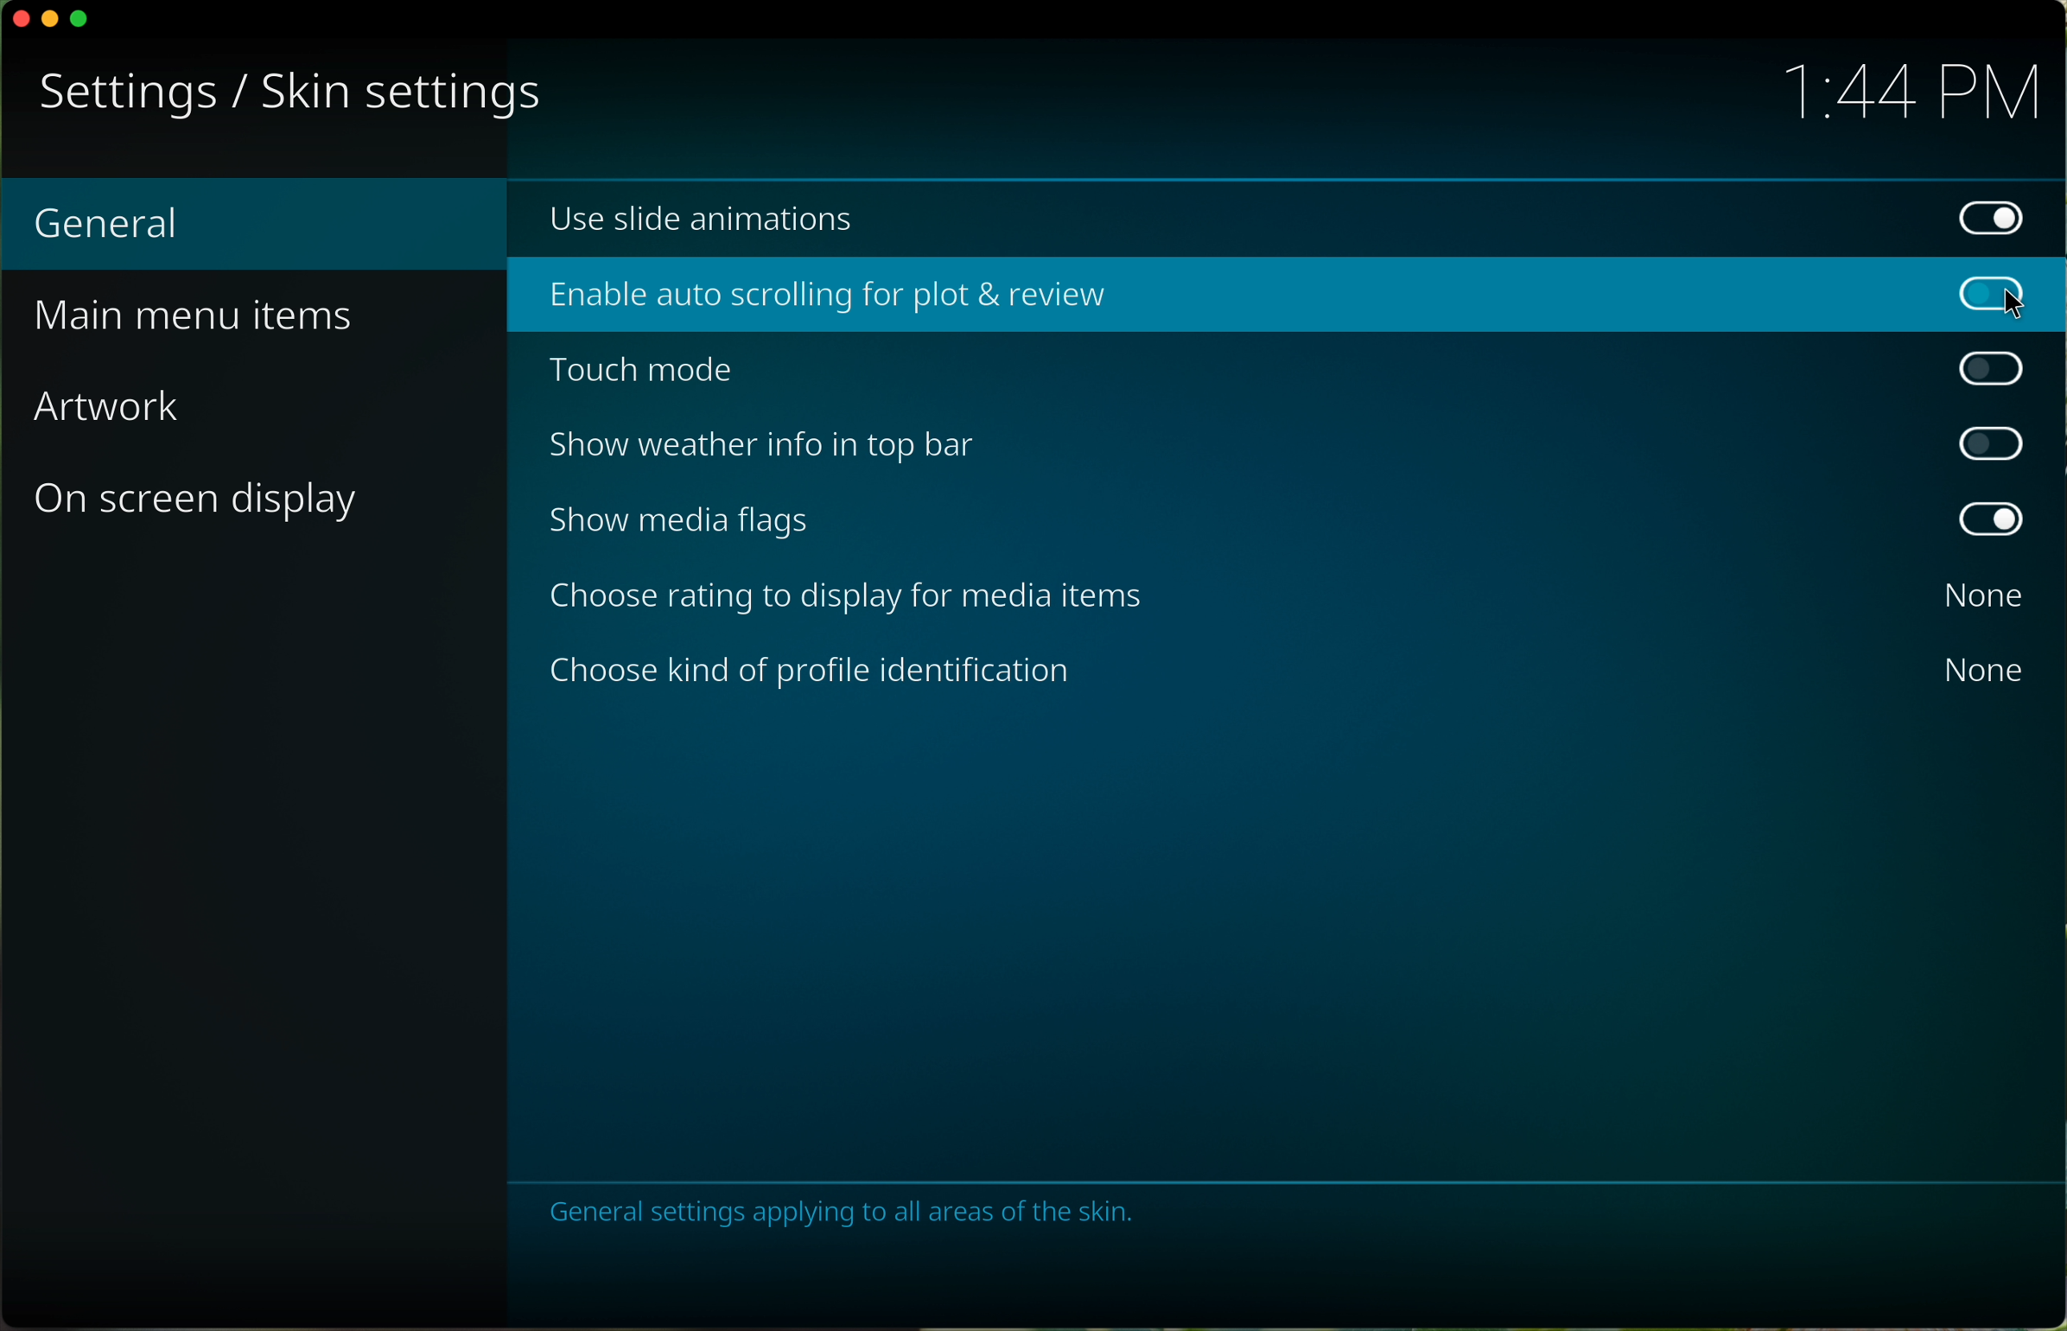 The height and width of the screenshot is (1331, 2067). Describe the element at coordinates (837, 1210) in the screenshot. I see `notes` at that location.